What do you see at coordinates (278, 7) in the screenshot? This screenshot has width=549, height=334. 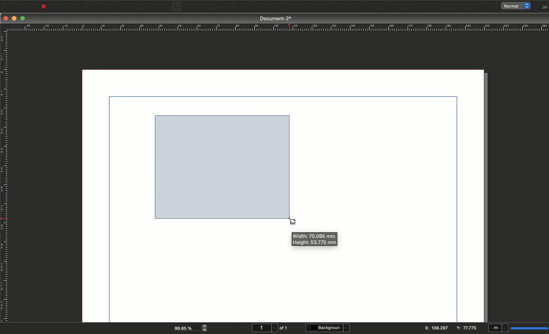 I see `Freehand line` at bounding box center [278, 7].